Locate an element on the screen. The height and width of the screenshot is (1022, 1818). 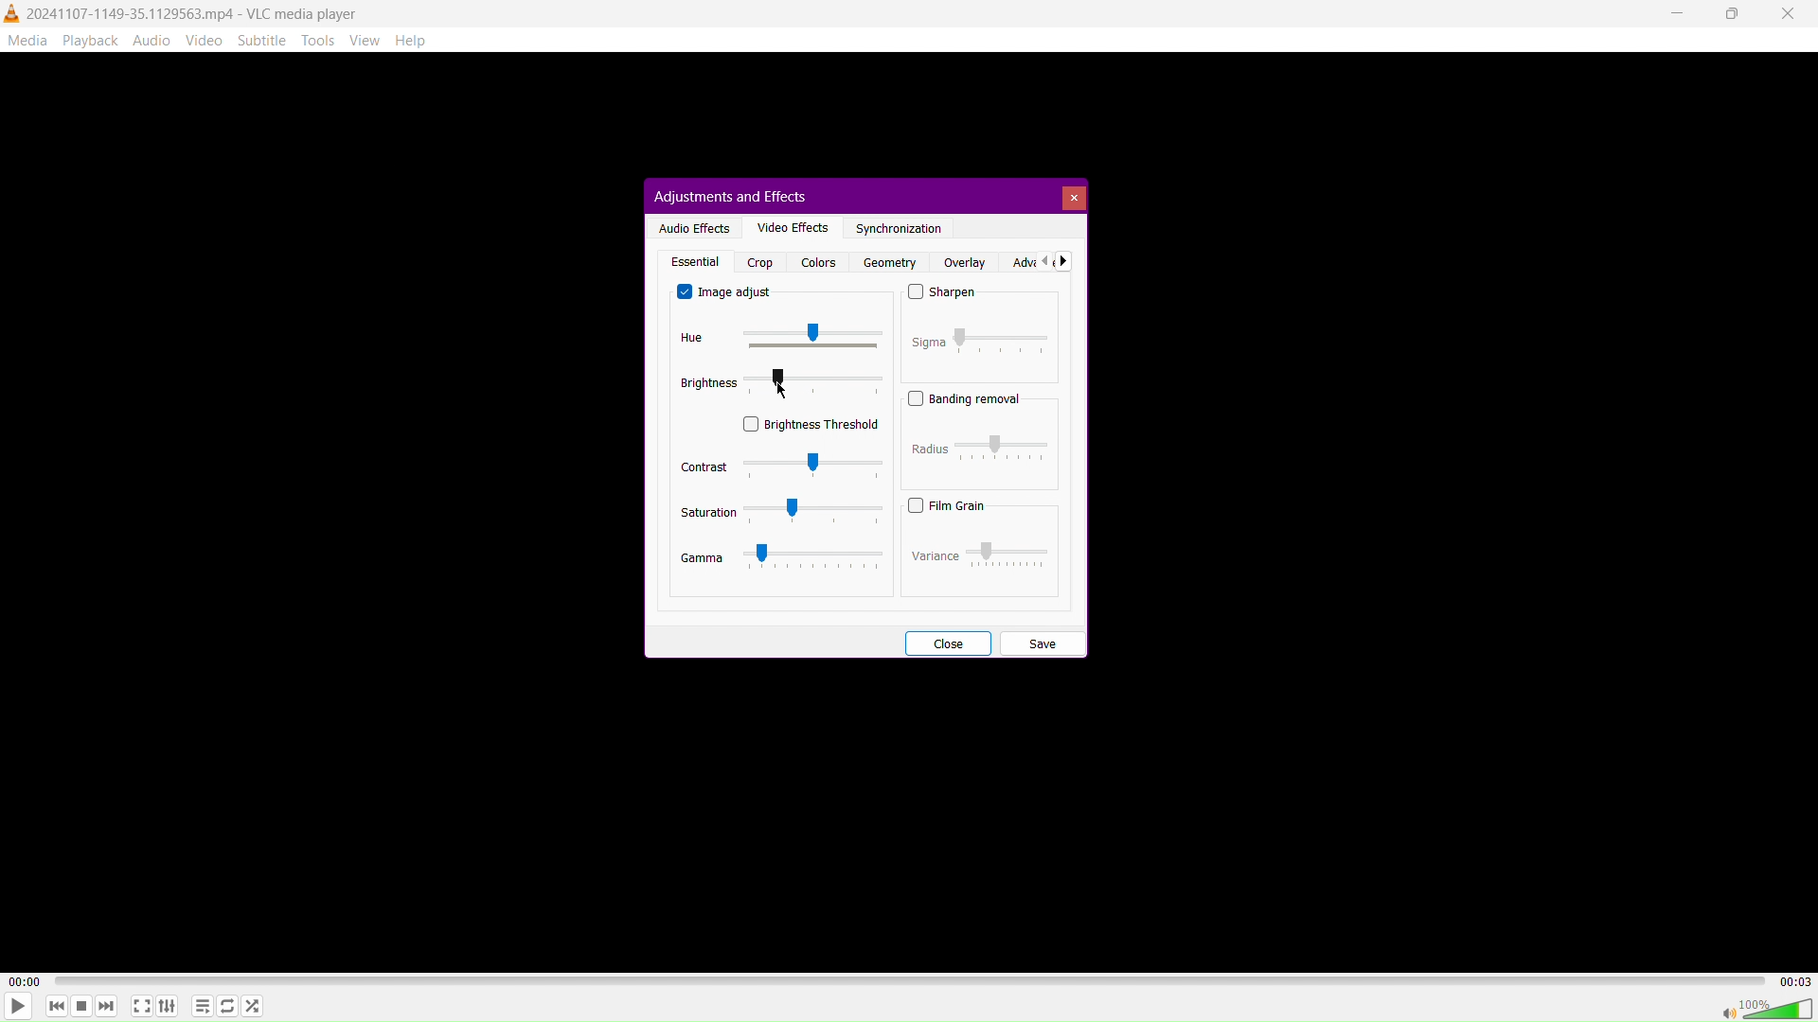
Geometry is located at coordinates (886, 262).